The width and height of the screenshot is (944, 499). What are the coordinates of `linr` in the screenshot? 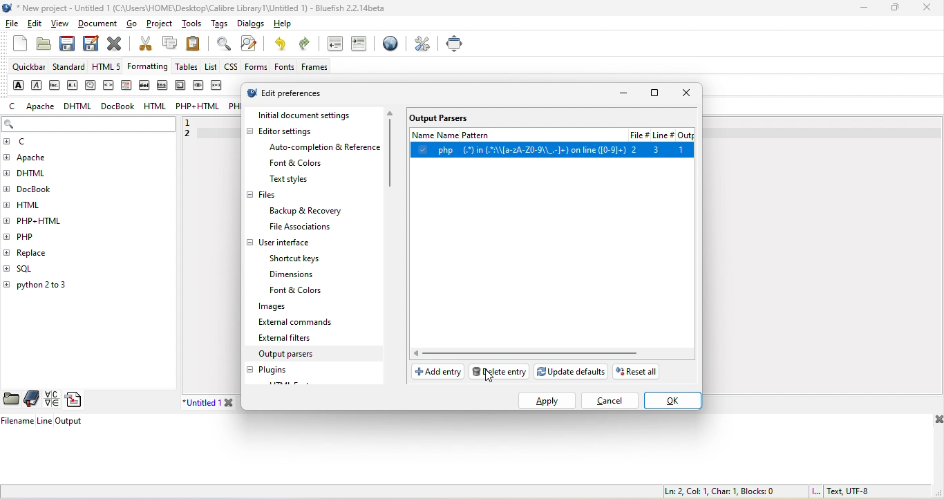 It's located at (663, 136).